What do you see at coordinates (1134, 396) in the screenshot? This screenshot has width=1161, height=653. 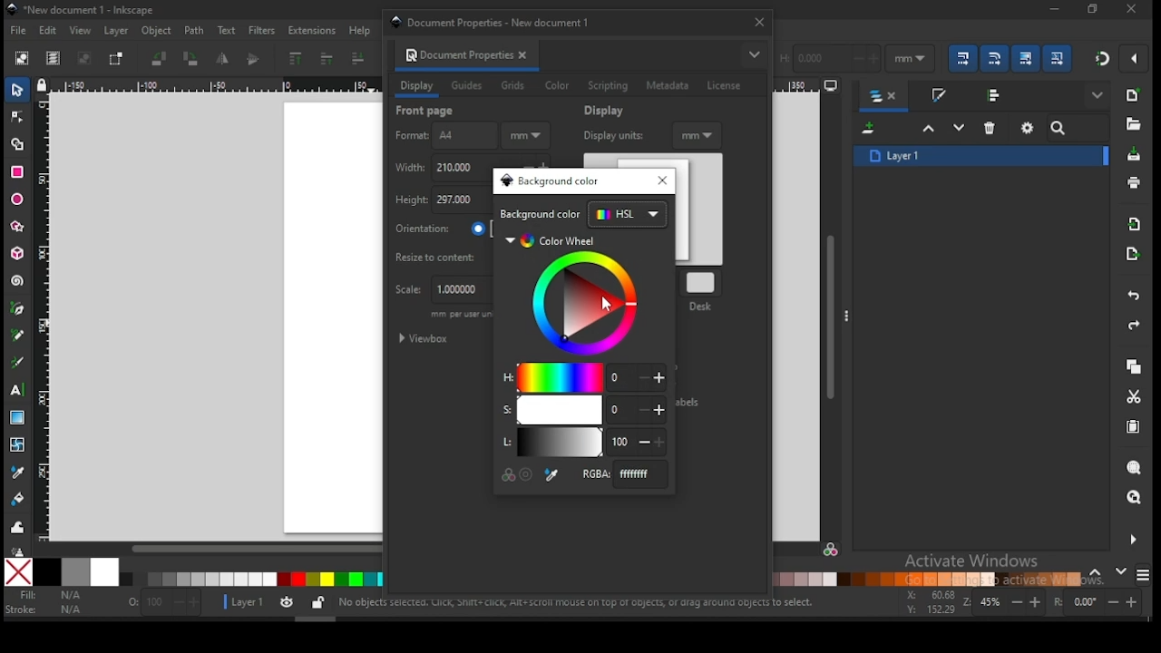 I see `cut` at bounding box center [1134, 396].